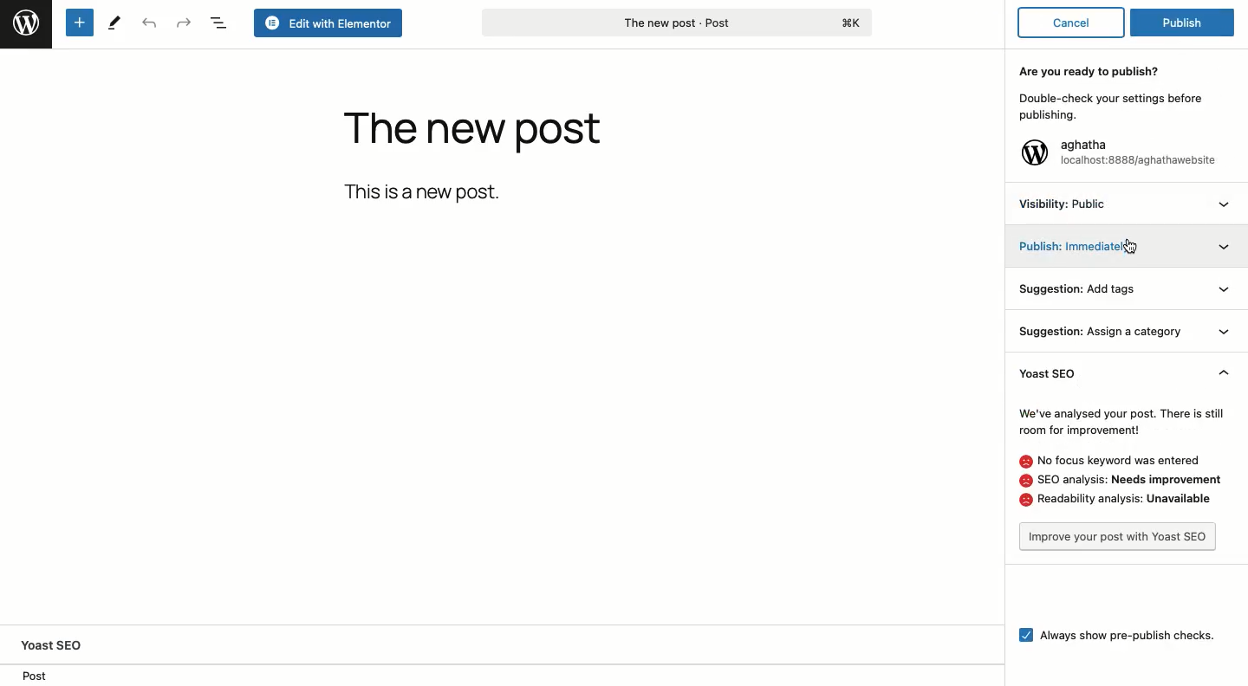 Image resolution: width=1248 pixels, height=686 pixels. I want to click on Cancel, so click(1071, 23).